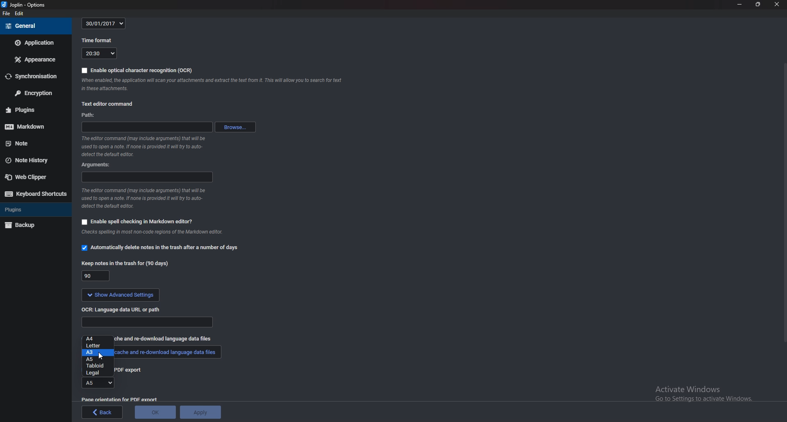 This screenshot has width=787, height=422. What do you see at coordinates (123, 310) in the screenshot?
I see `o C R language data url or path` at bounding box center [123, 310].